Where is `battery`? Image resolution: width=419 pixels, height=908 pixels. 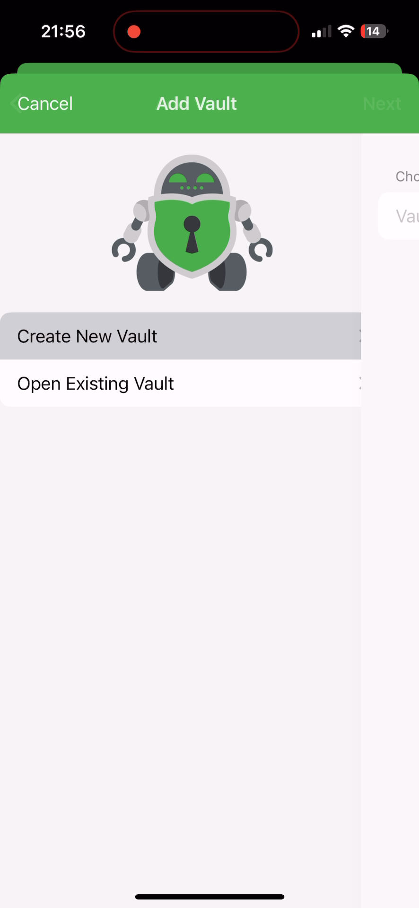 battery is located at coordinates (374, 33).